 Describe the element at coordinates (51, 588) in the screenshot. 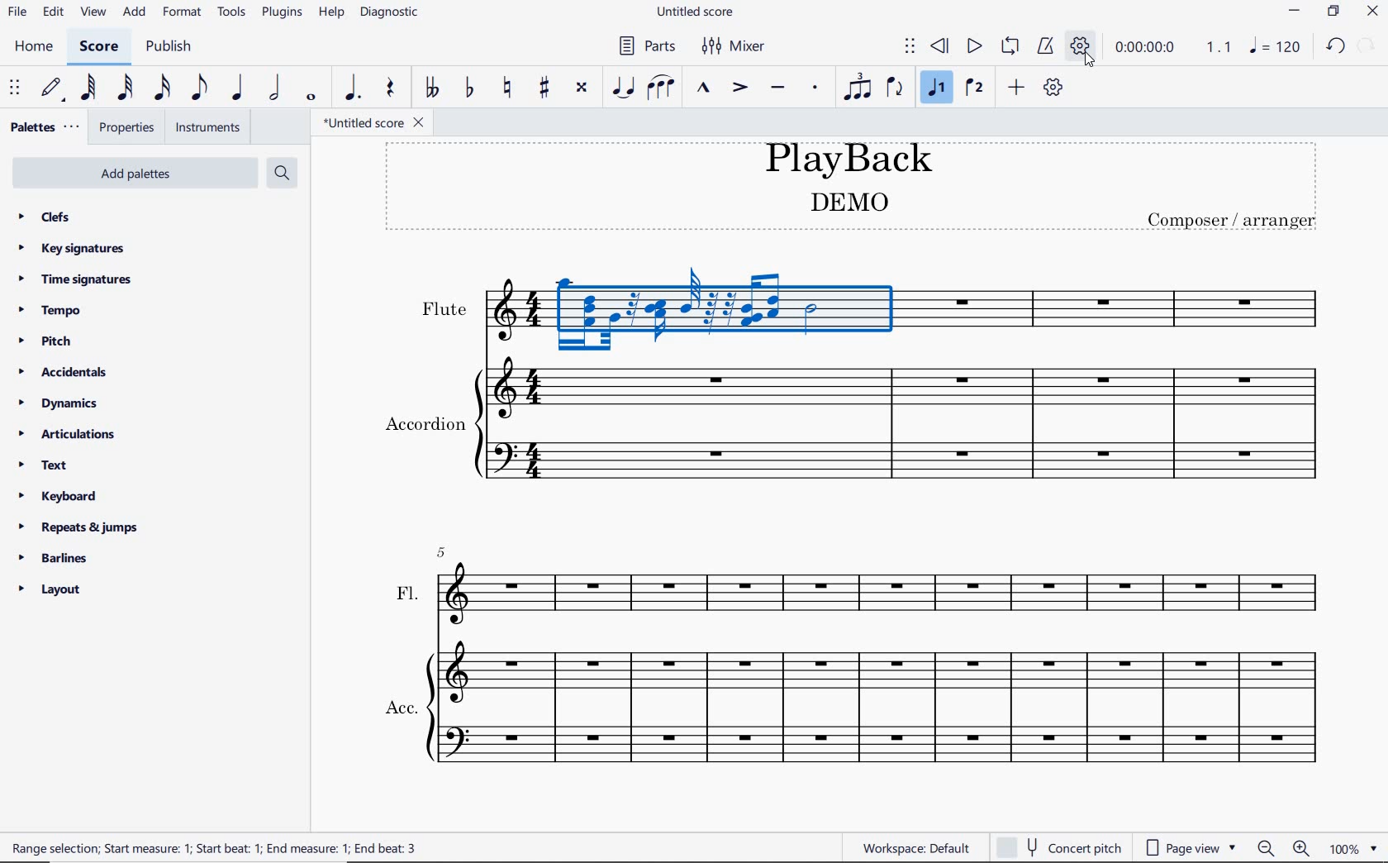

I see `layout` at that location.